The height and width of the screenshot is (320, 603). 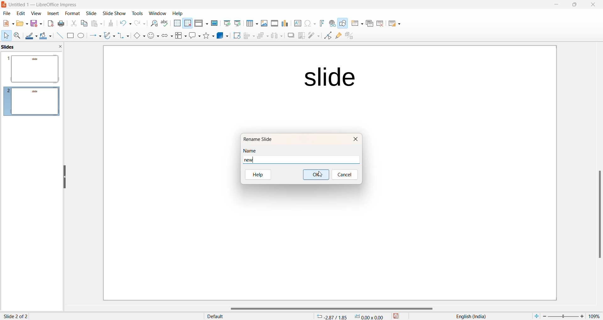 I want to click on Show glue point function, so click(x=338, y=36).